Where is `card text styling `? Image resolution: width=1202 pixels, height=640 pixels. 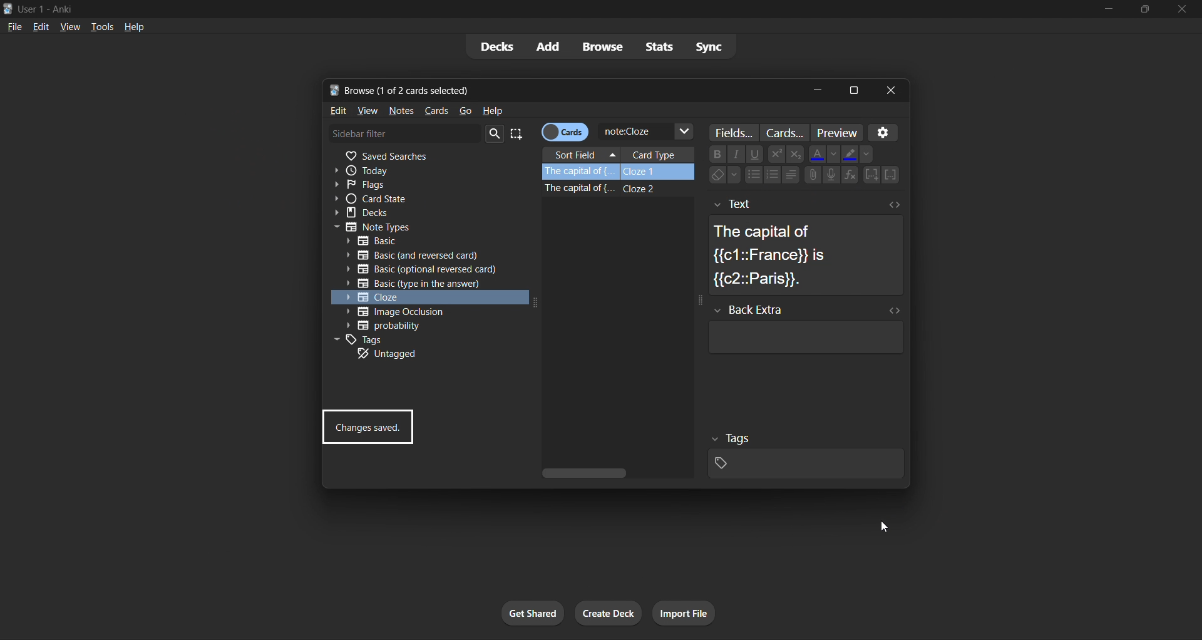
card text styling  is located at coordinates (798, 166).